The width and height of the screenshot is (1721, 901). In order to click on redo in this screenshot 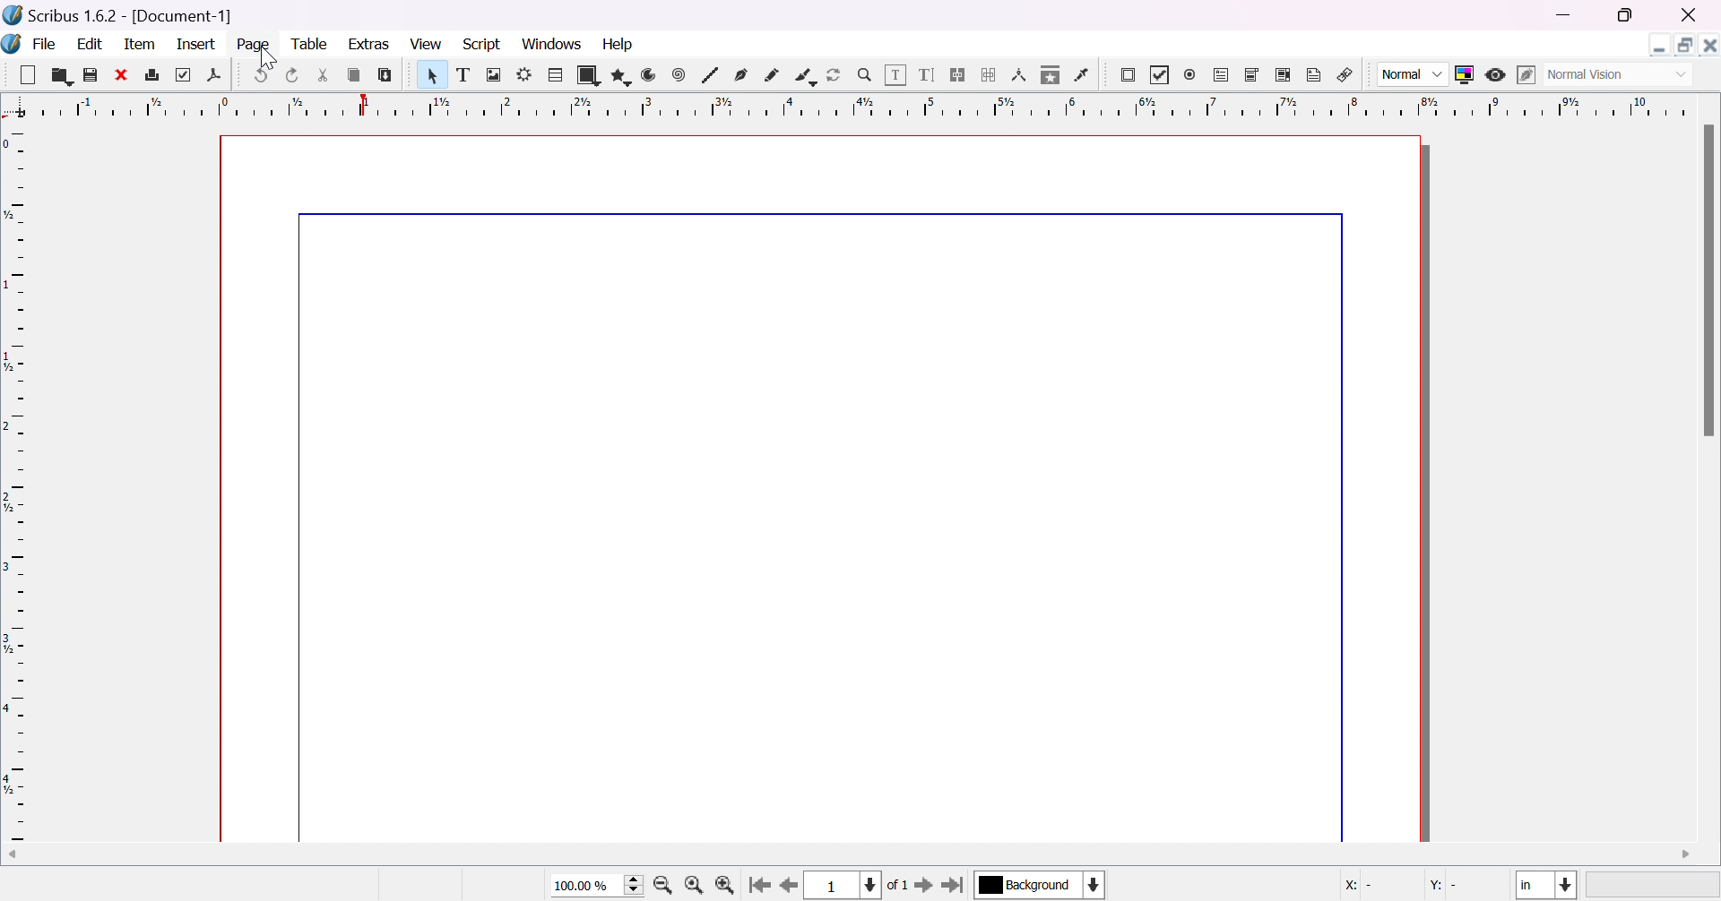, I will do `click(291, 74)`.